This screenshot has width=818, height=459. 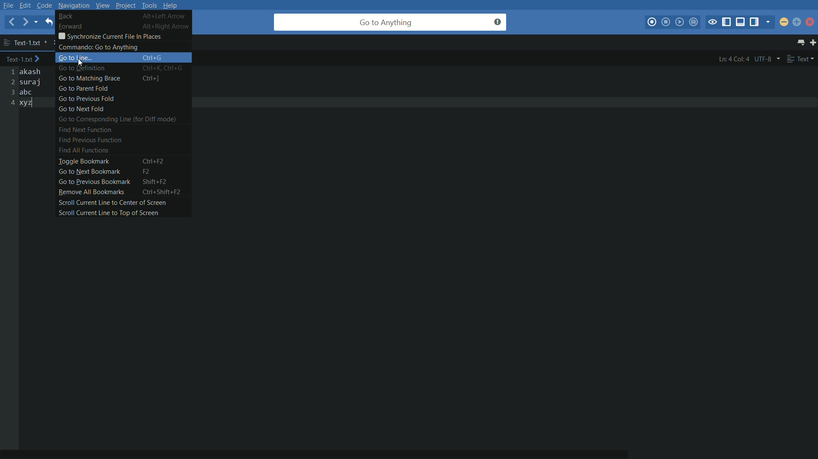 What do you see at coordinates (85, 68) in the screenshot?
I see `Go to Definition` at bounding box center [85, 68].